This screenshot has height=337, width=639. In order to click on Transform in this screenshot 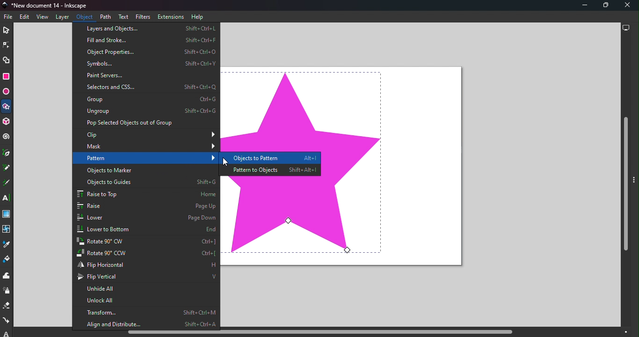, I will do `click(146, 313)`.